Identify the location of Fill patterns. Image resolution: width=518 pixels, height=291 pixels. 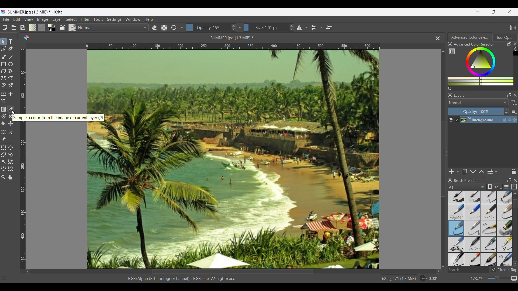
(41, 27).